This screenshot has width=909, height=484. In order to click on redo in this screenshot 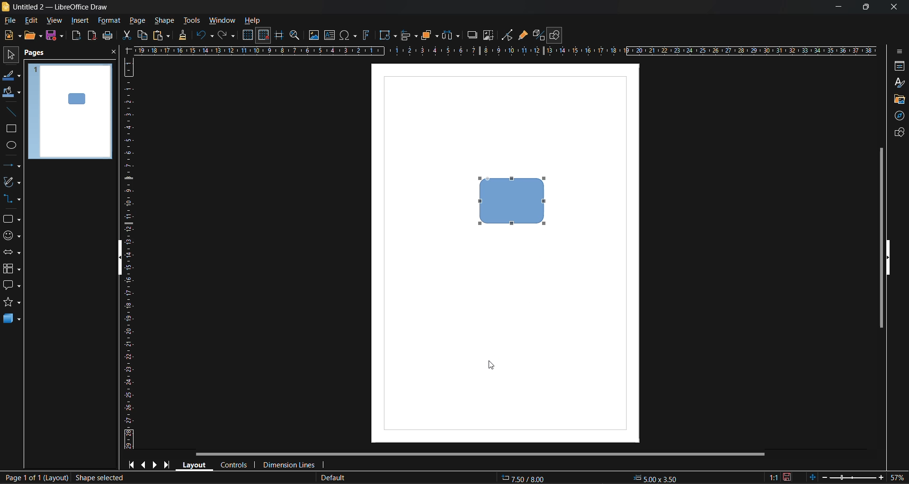, I will do `click(227, 36)`.